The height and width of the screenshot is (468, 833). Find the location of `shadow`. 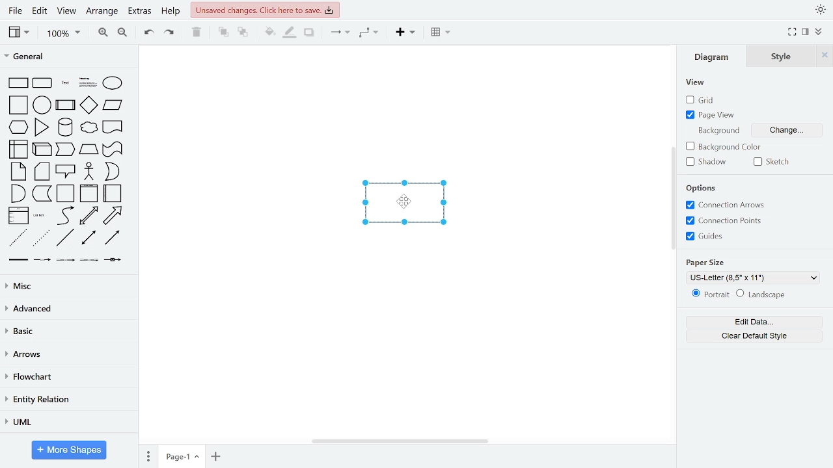

shadow is located at coordinates (704, 162).